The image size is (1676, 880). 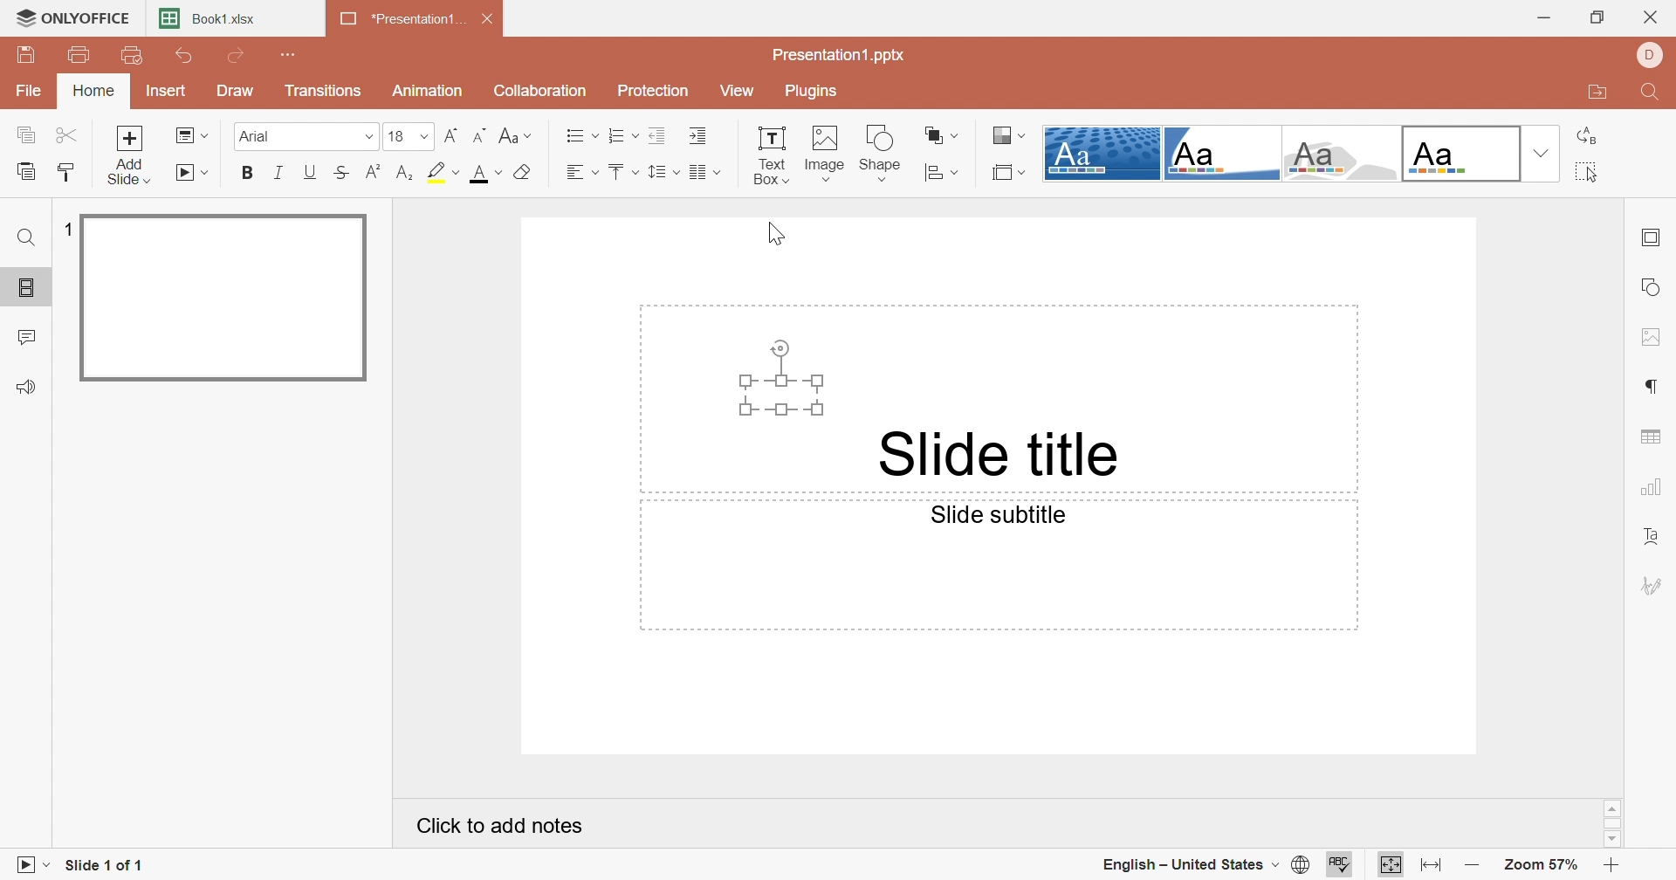 What do you see at coordinates (30, 386) in the screenshot?
I see `Feedback & Support` at bounding box center [30, 386].